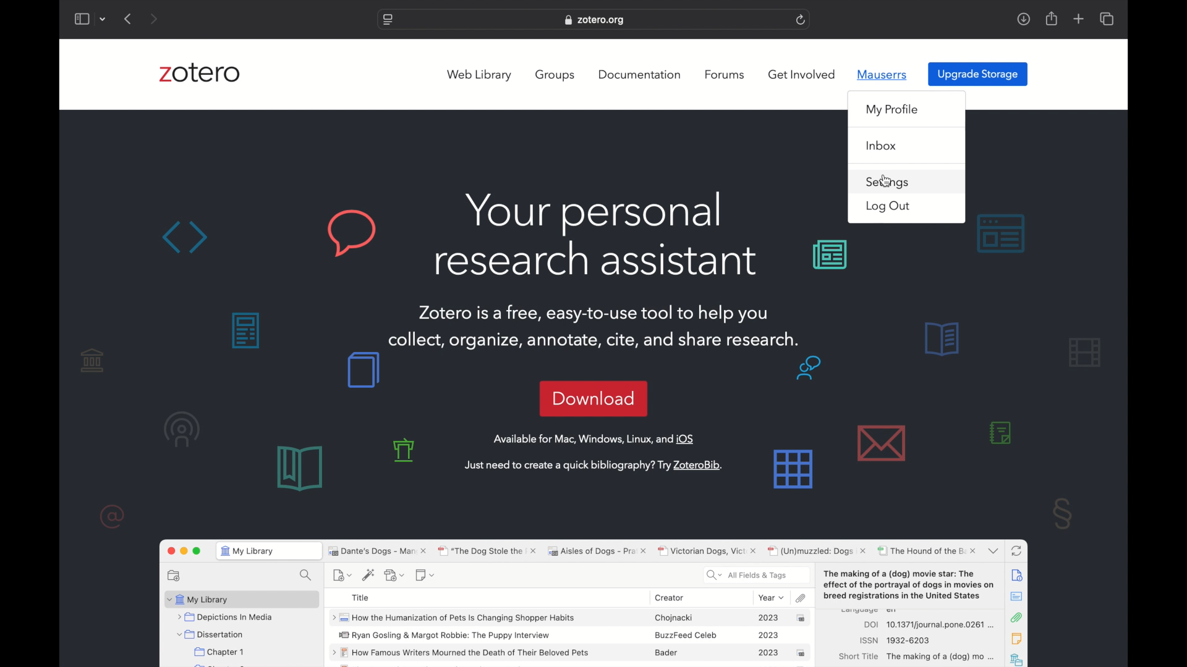 The height and width of the screenshot is (667, 1187). Describe the element at coordinates (890, 208) in the screenshot. I see `log out` at that location.